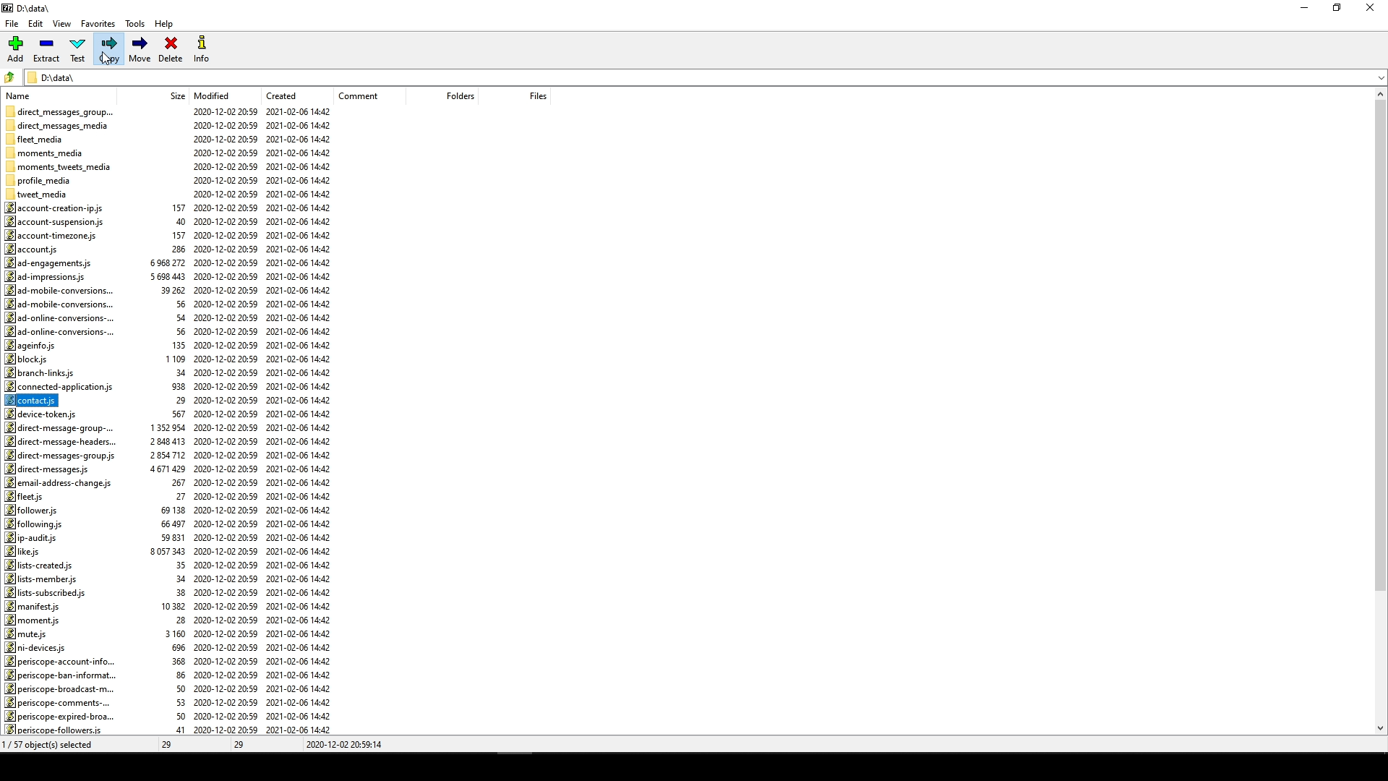 This screenshot has height=781, width=1388. Describe the element at coordinates (51, 277) in the screenshot. I see `ad-impressions.js` at that location.